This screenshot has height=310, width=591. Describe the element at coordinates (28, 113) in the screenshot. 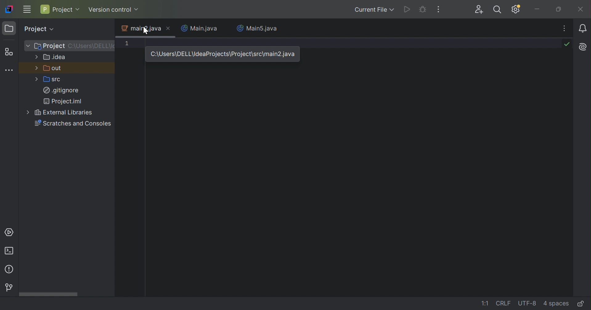

I see `More` at that location.